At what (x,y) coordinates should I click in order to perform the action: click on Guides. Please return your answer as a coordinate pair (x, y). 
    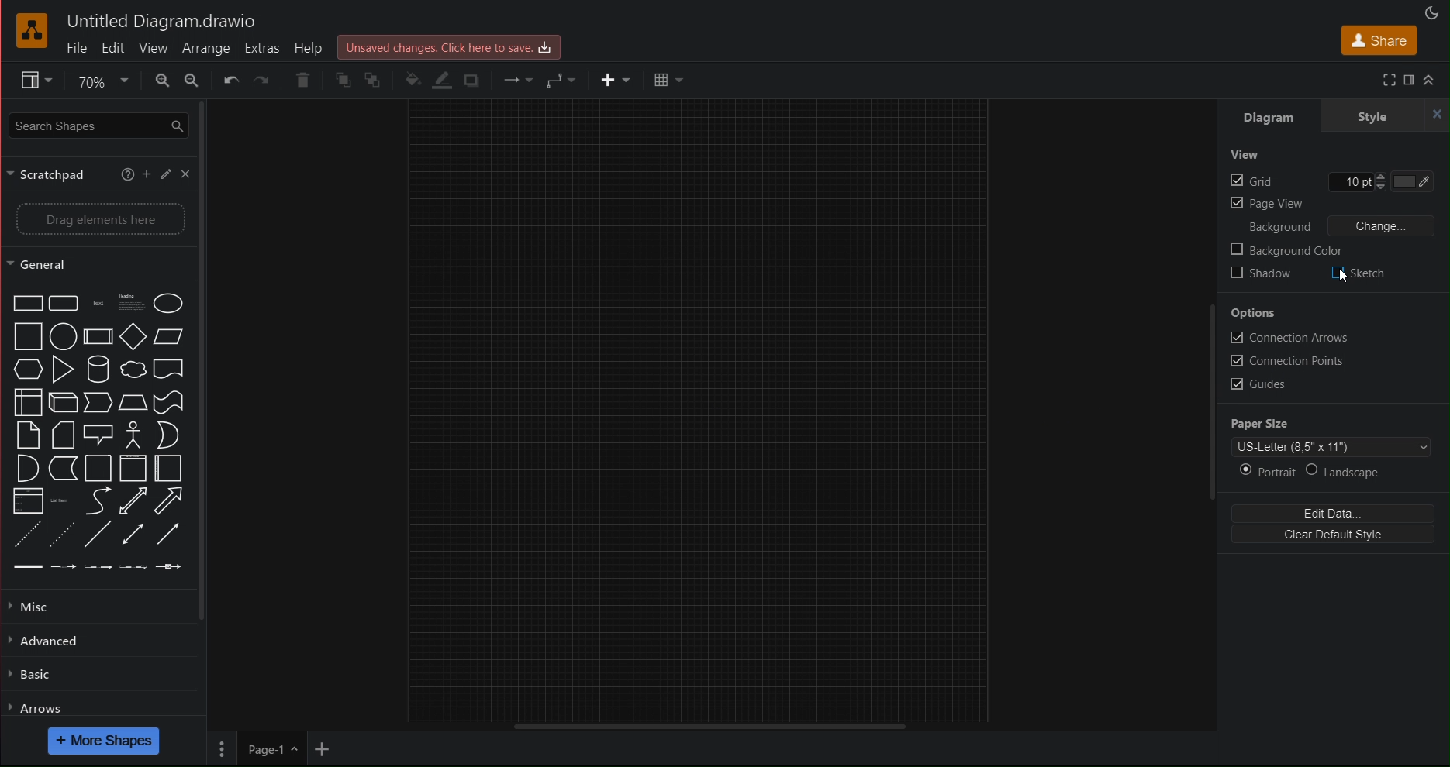
    Looking at the image, I should click on (1279, 386).